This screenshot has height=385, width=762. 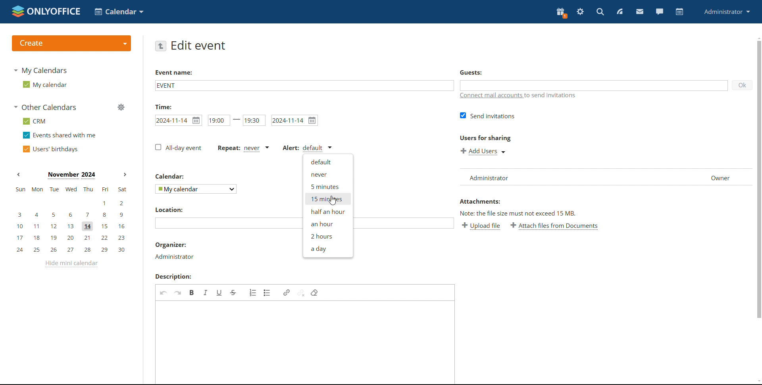 I want to click on remove format, so click(x=315, y=293).